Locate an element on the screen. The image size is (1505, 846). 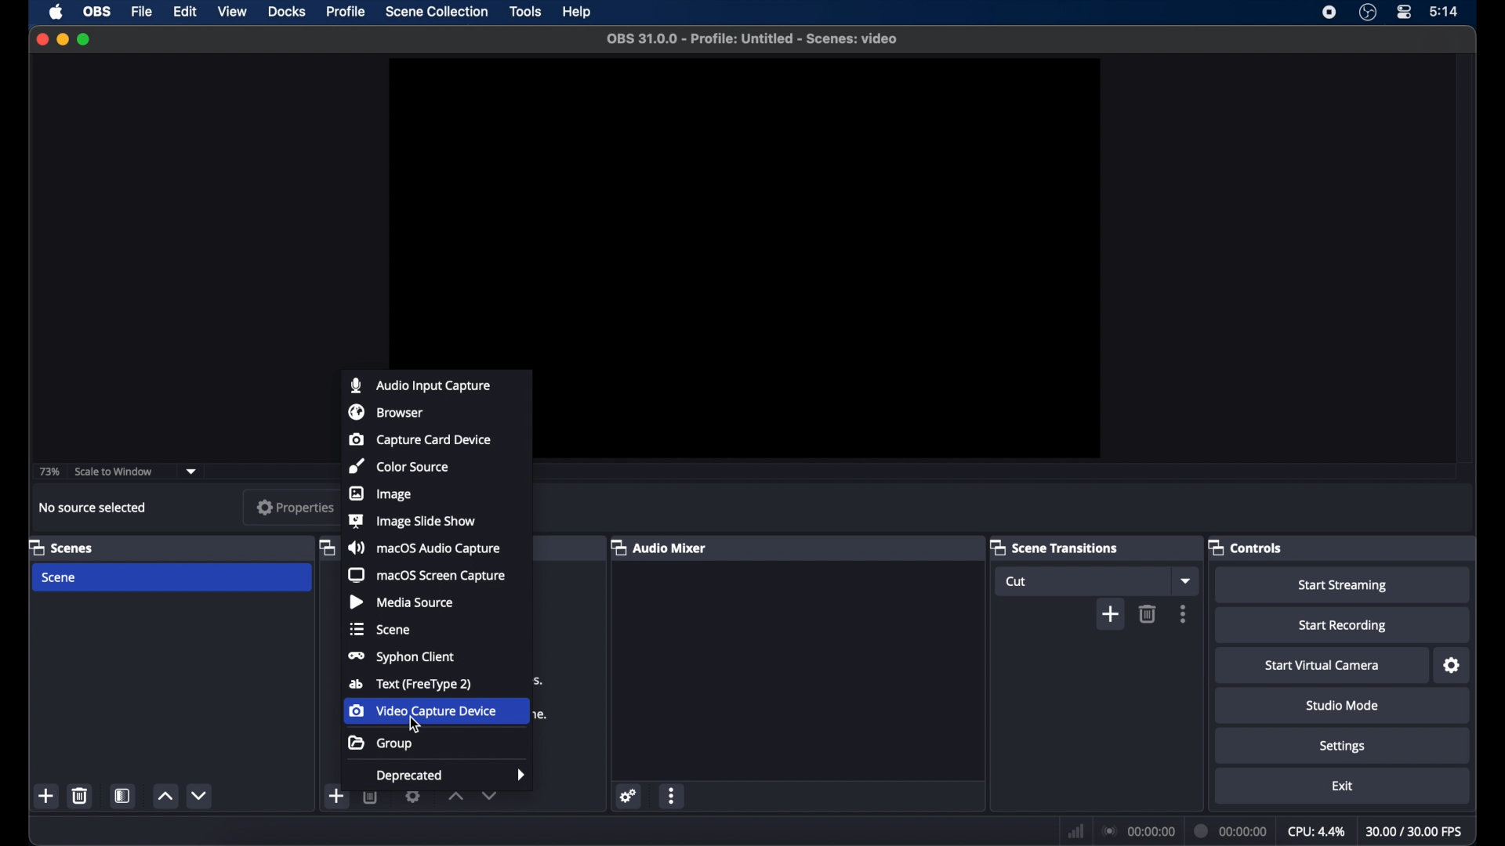
cut is located at coordinates (1019, 582).